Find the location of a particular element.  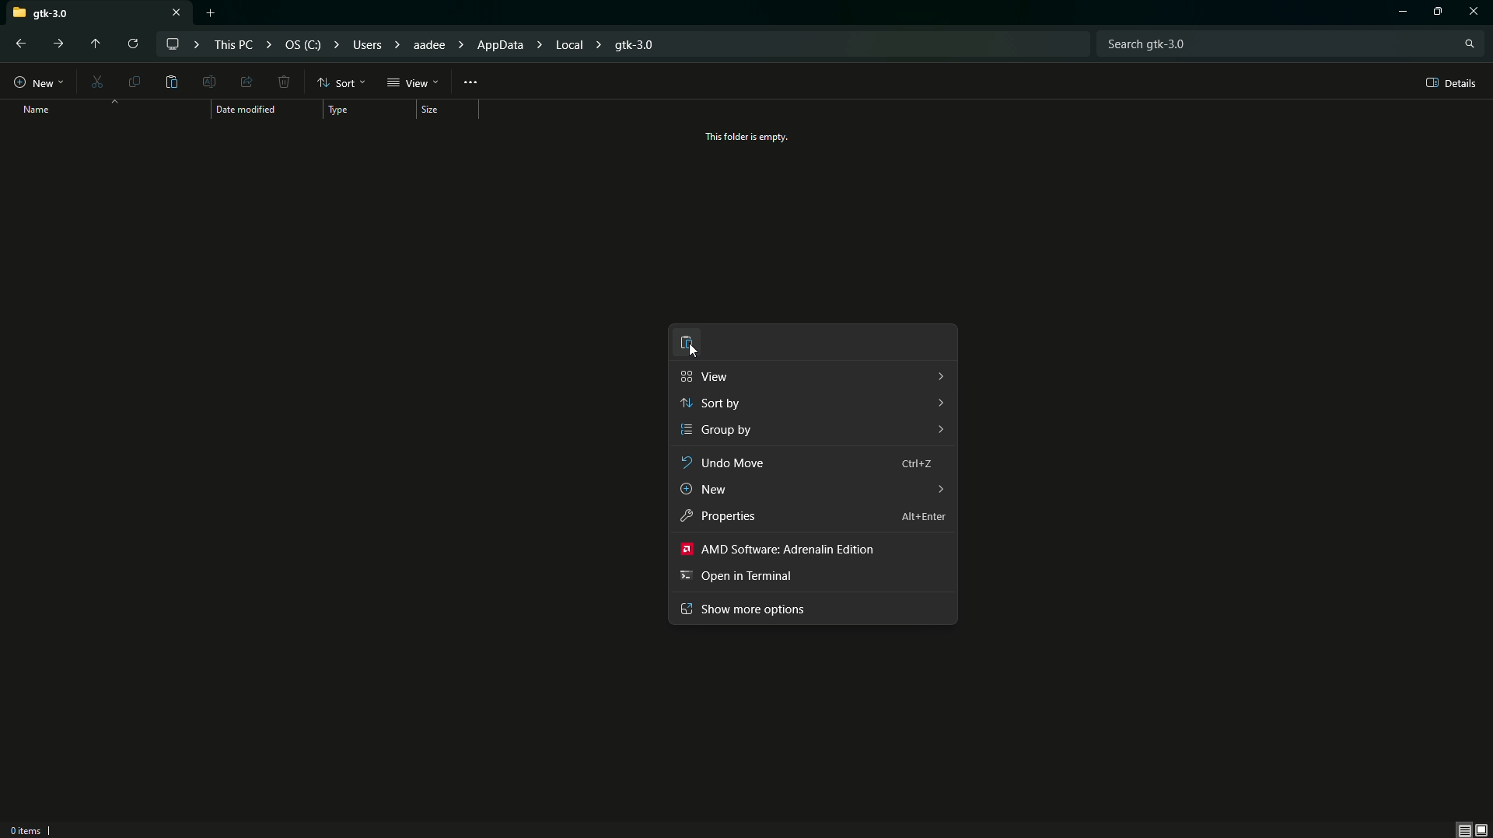

Details is located at coordinates (1448, 83).